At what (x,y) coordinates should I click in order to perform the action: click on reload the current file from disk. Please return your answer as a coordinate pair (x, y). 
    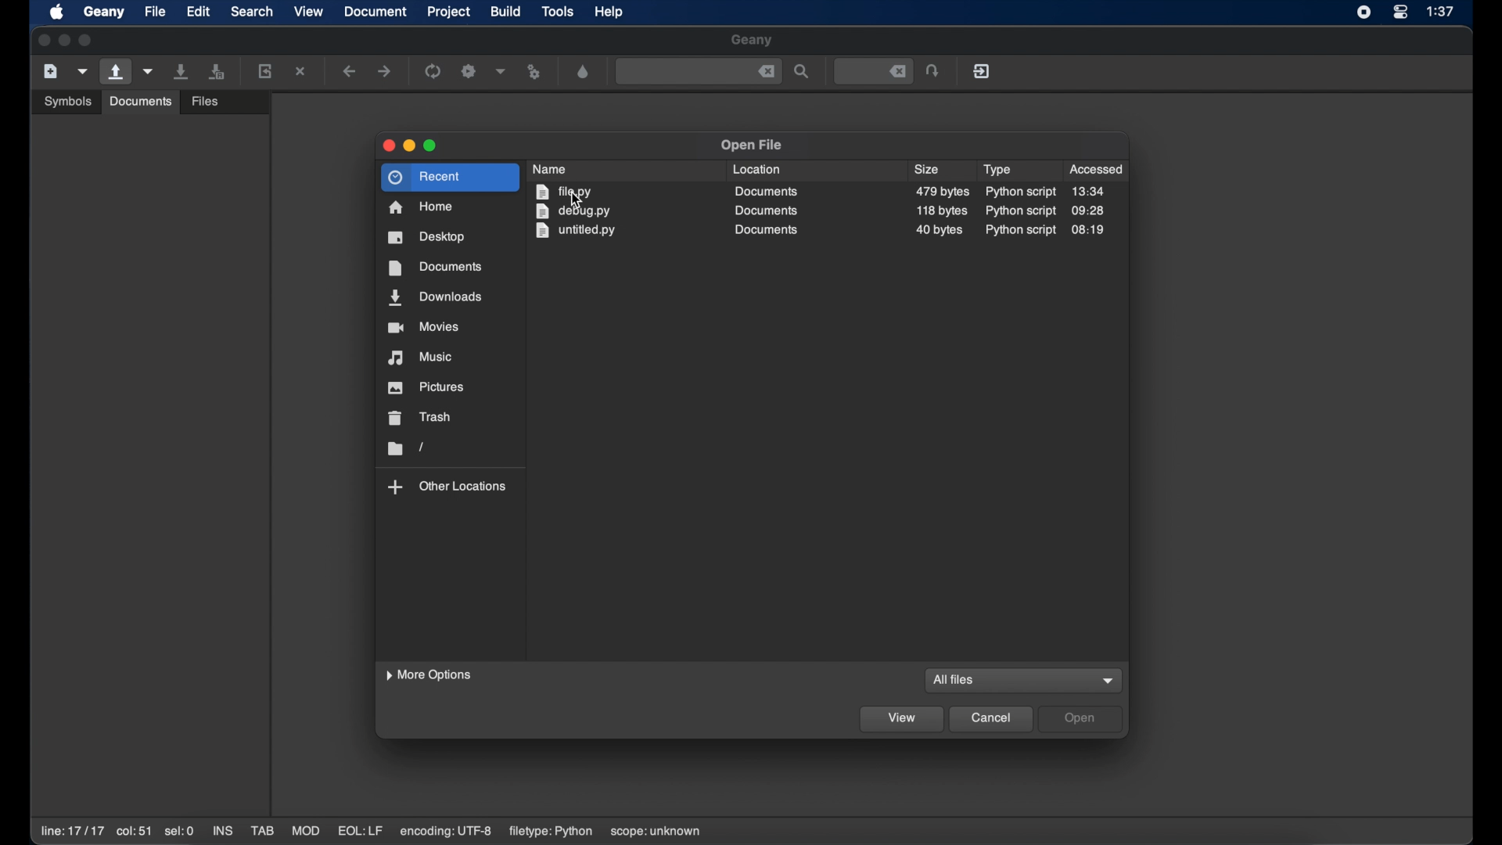
    Looking at the image, I should click on (266, 70).